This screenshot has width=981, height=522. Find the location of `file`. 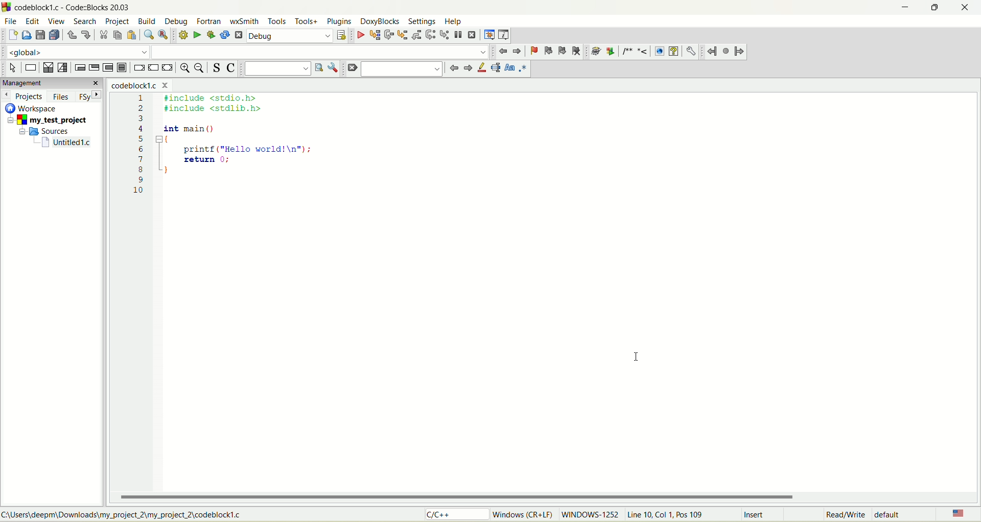

file is located at coordinates (10, 20).